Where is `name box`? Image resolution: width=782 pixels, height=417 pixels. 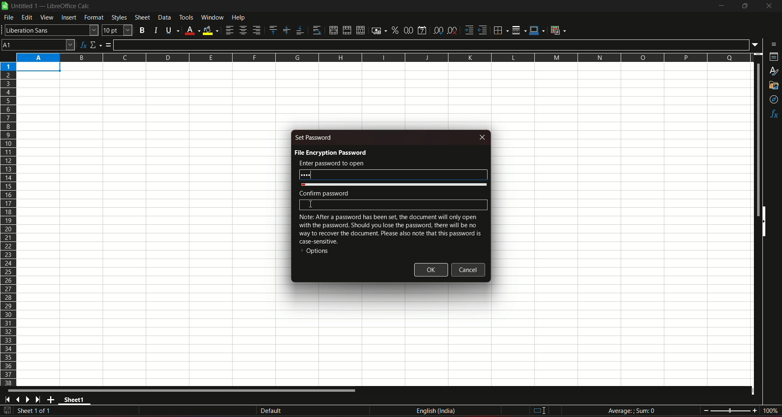 name box is located at coordinates (38, 44).